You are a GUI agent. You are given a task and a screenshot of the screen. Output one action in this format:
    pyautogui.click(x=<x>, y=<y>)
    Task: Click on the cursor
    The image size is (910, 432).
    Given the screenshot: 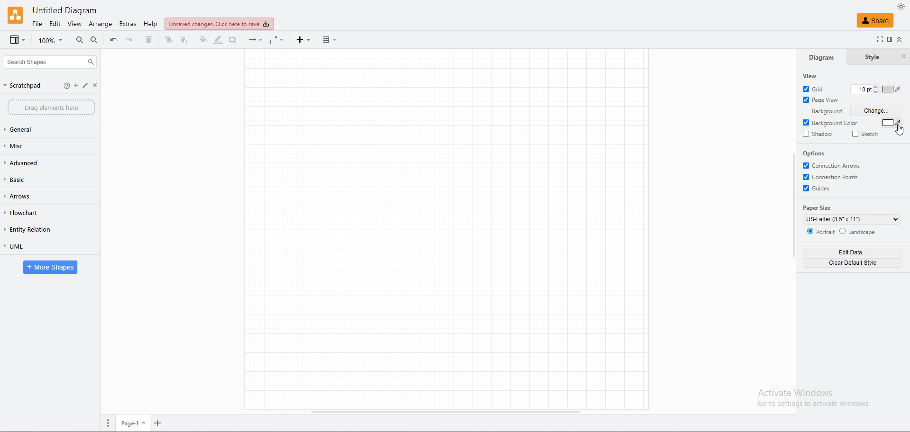 What is the action you would take?
    pyautogui.click(x=899, y=130)
    